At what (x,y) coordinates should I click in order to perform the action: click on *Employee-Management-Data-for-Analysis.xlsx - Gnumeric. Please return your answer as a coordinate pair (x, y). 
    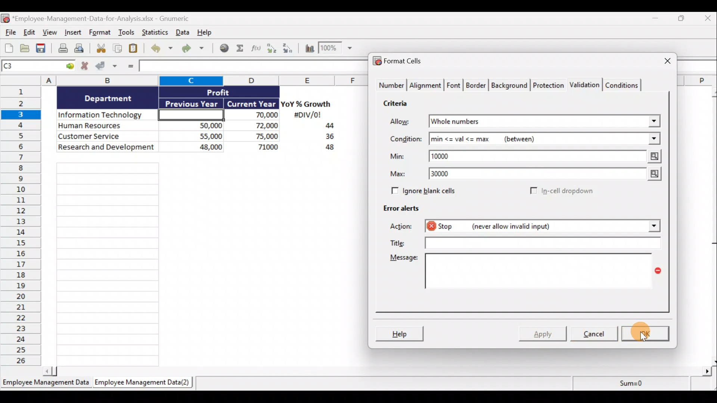
    Looking at the image, I should click on (109, 18).